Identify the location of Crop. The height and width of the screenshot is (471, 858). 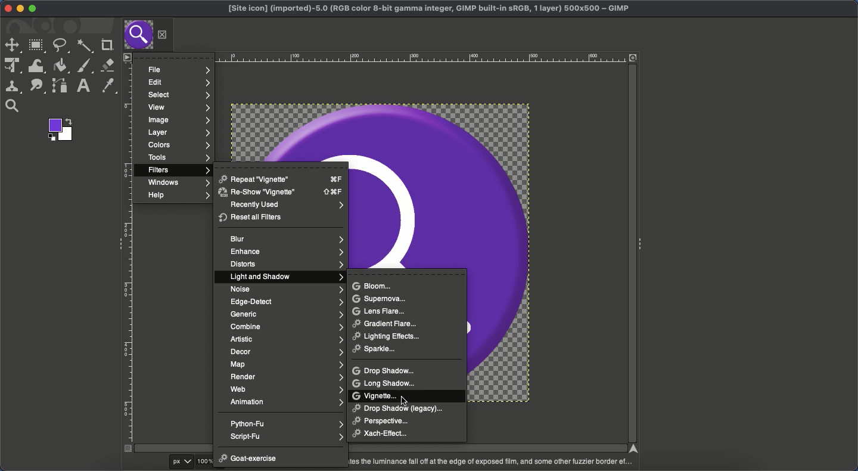
(105, 45).